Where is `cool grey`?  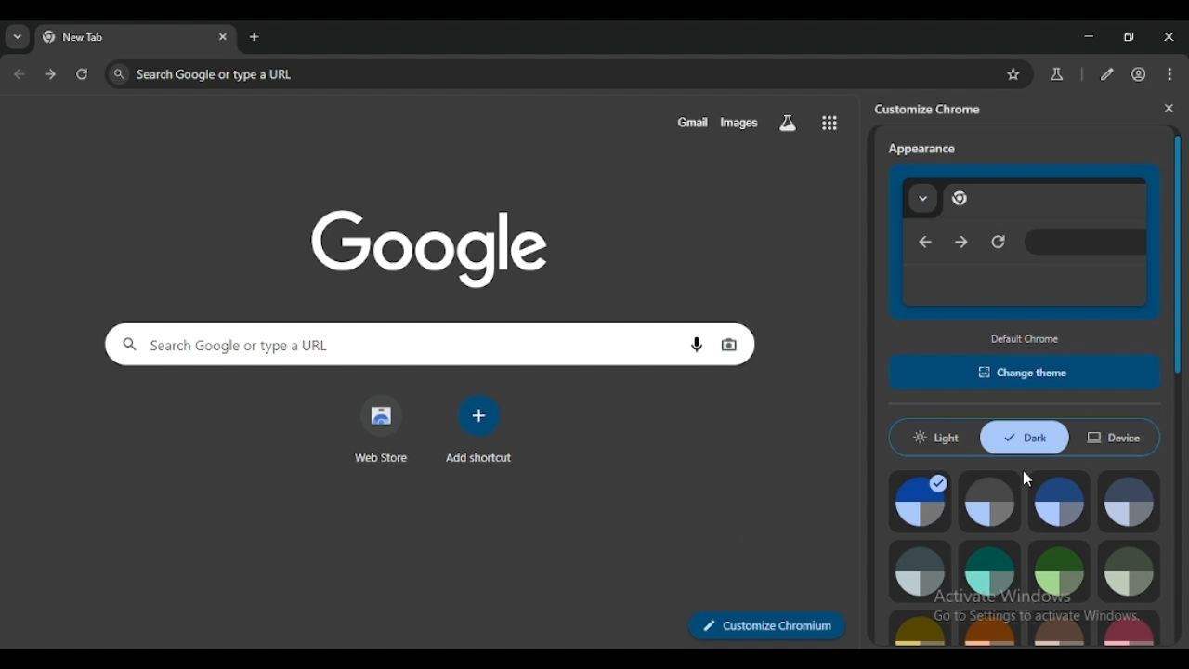
cool grey is located at coordinates (1130, 502).